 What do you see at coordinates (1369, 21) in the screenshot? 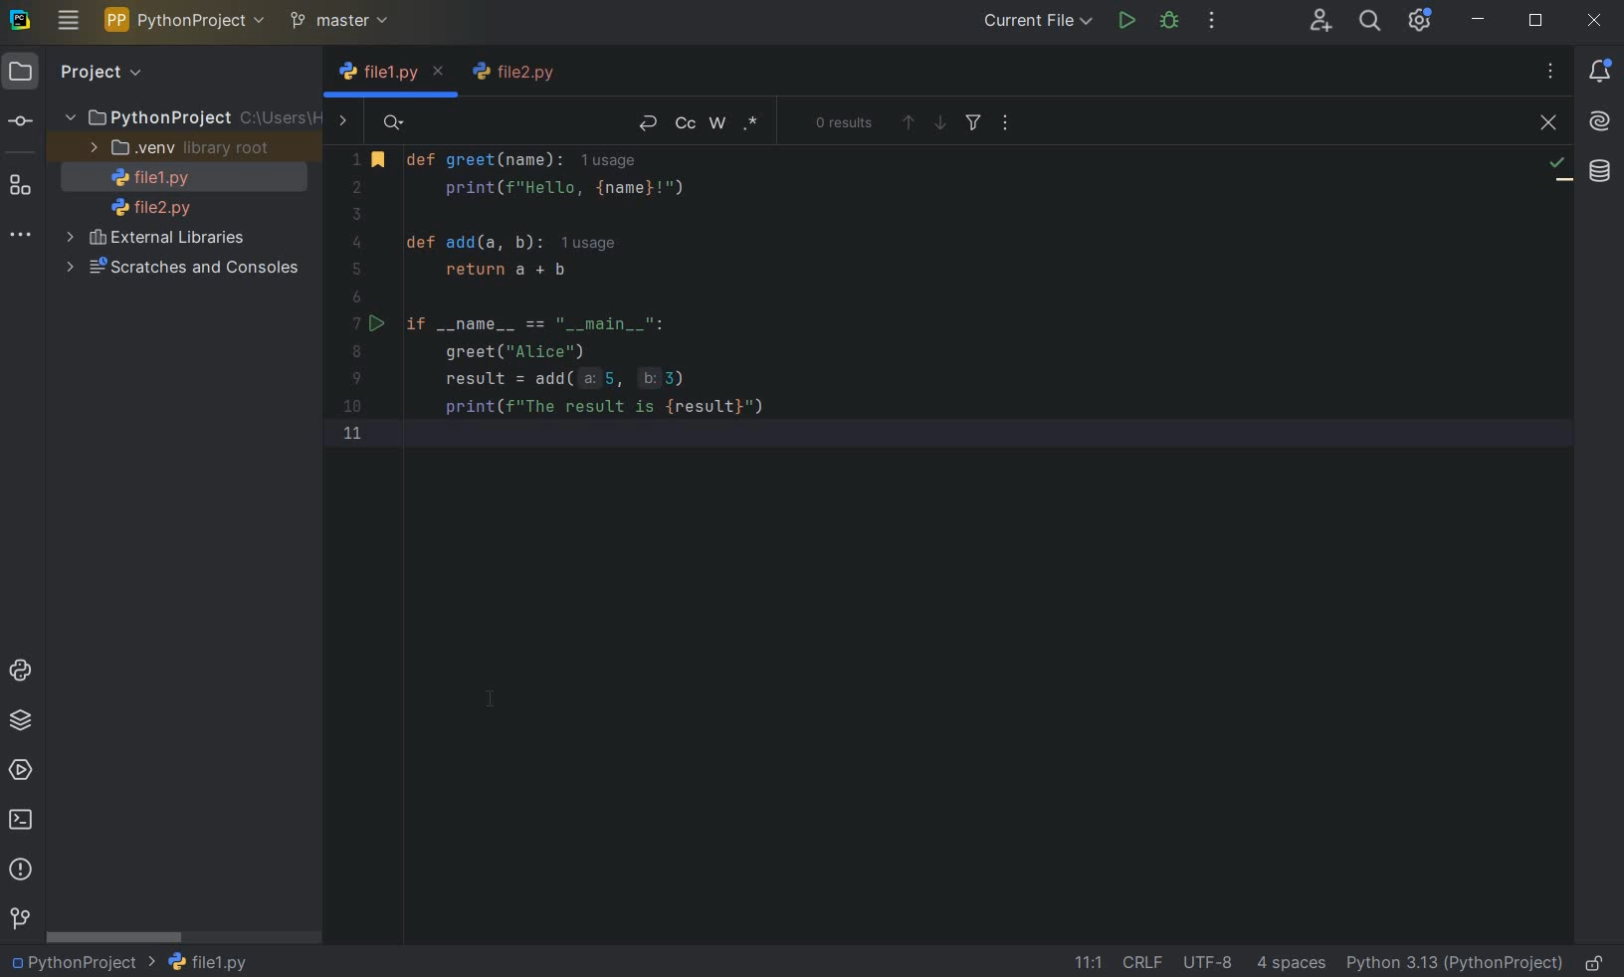
I see `SEARCH EVERYWHERE` at bounding box center [1369, 21].